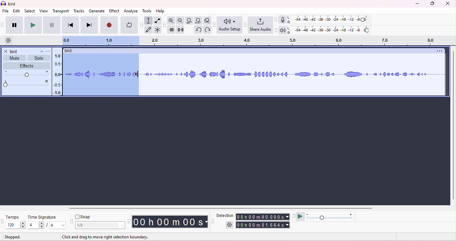 This screenshot has height=241, width=456. What do you see at coordinates (214, 221) in the screenshot?
I see `selection tool` at bounding box center [214, 221].